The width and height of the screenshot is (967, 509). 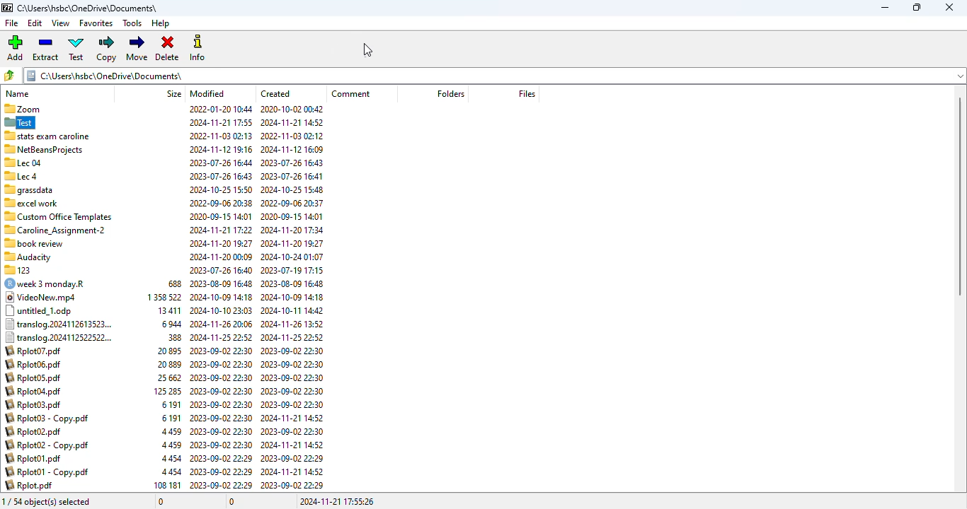 I want to click on 2020-09-15 14:01, so click(x=221, y=216).